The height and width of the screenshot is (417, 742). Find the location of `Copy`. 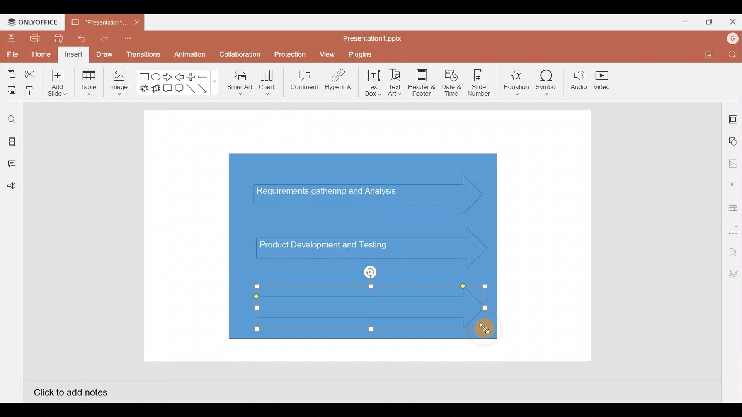

Copy is located at coordinates (10, 75).